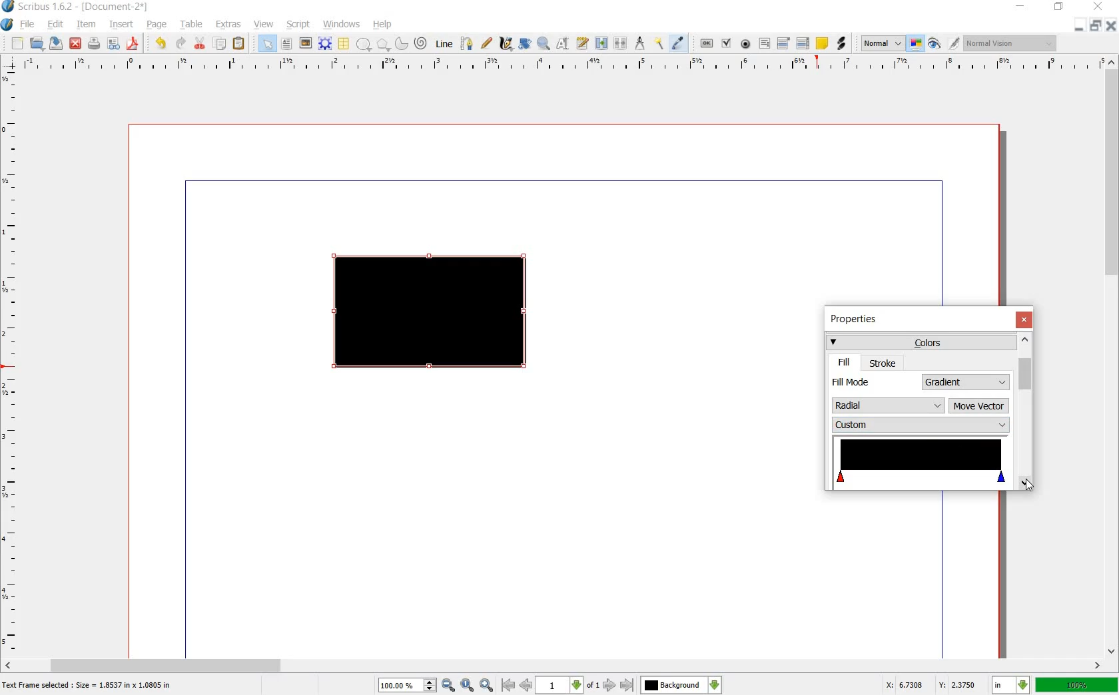  Describe the element at coordinates (239, 44) in the screenshot. I see `paste` at that location.